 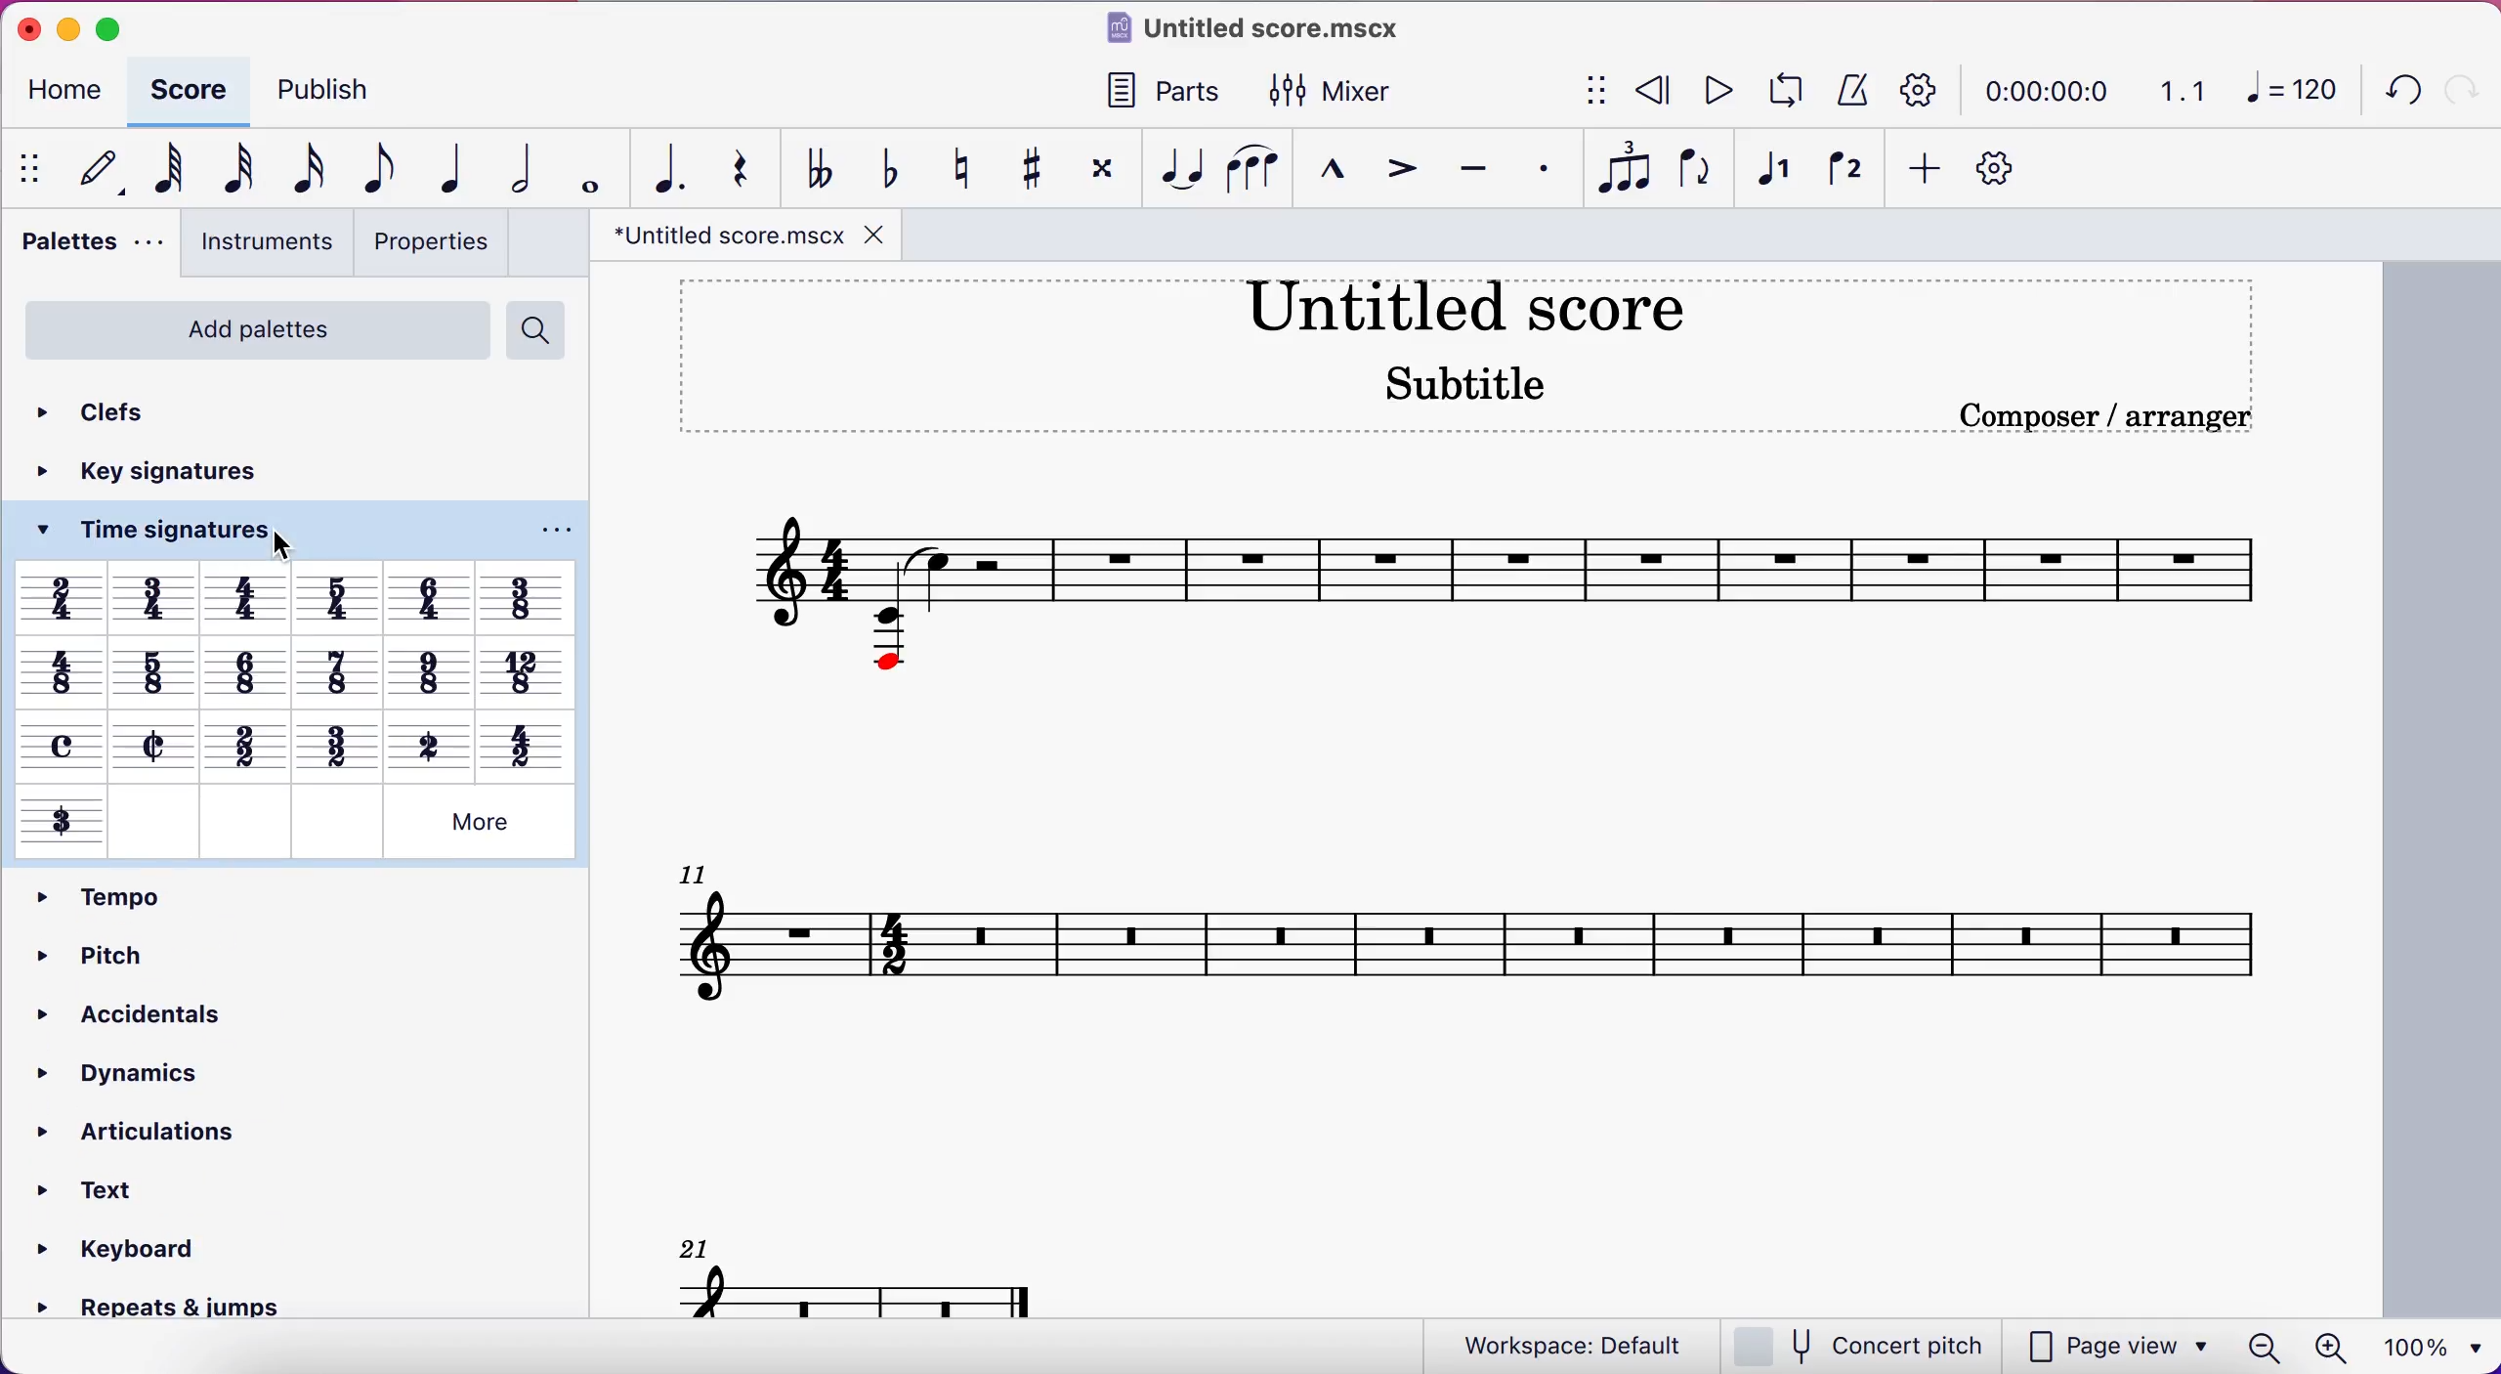 I want to click on double flat, so click(x=877, y=165).